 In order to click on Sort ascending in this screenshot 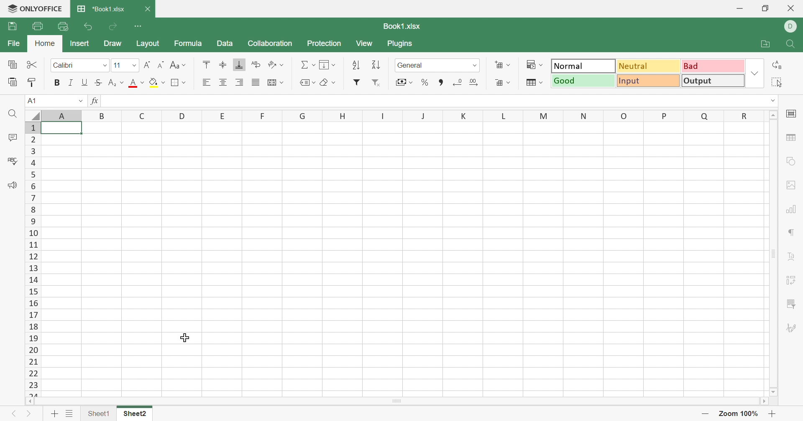, I will do `click(355, 66)`.